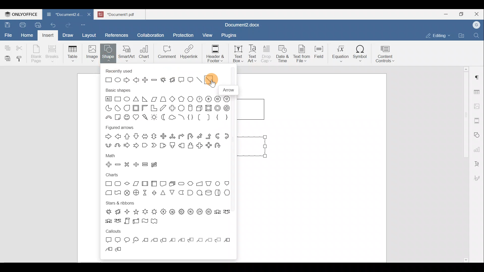  What do you see at coordinates (27, 35) in the screenshot?
I see `Home` at bounding box center [27, 35].